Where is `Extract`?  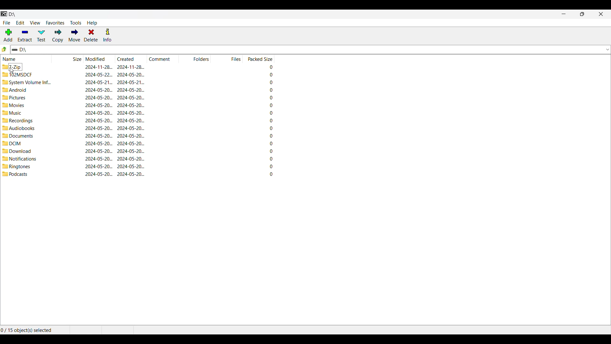
Extract is located at coordinates (25, 36).